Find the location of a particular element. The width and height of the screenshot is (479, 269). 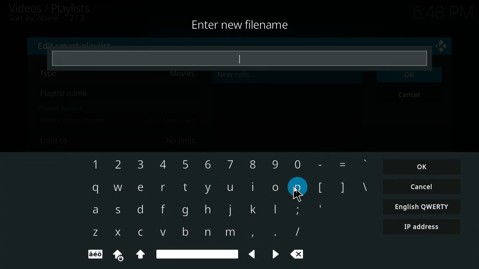

c is located at coordinates (142, 233).